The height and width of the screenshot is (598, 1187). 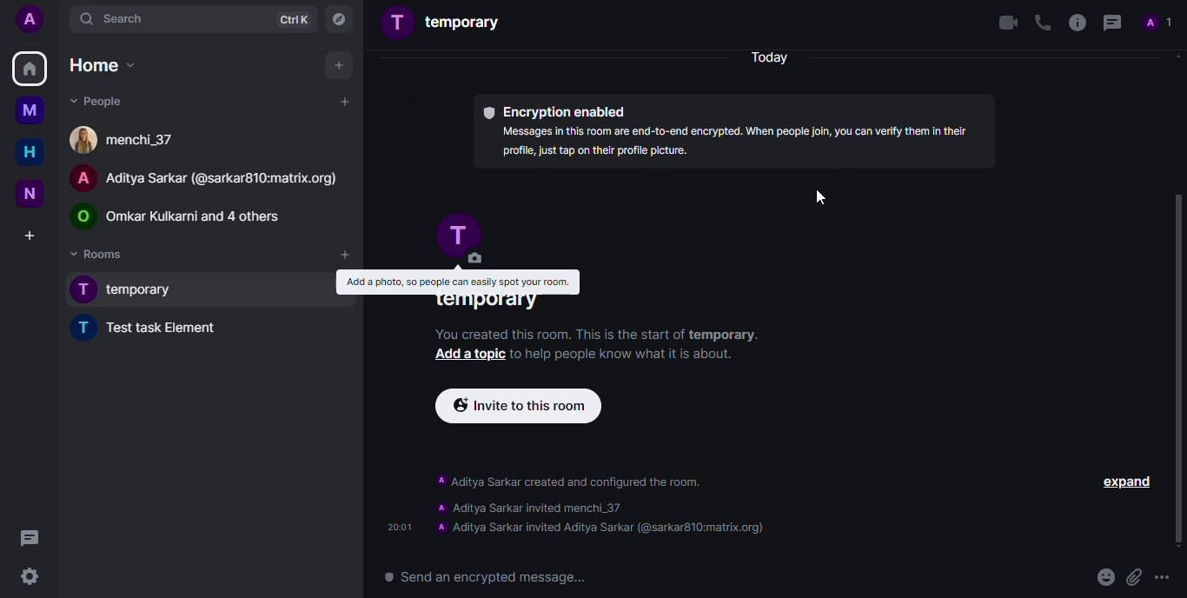 I want to click on home, so click(x=102, y=65).